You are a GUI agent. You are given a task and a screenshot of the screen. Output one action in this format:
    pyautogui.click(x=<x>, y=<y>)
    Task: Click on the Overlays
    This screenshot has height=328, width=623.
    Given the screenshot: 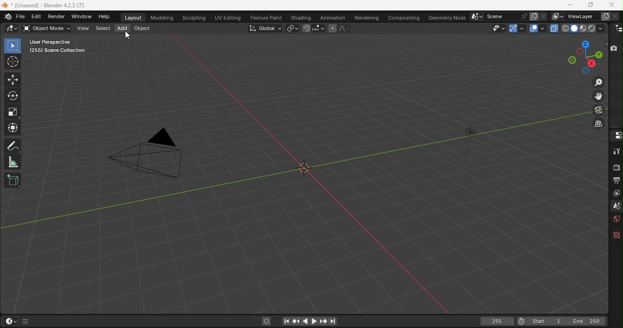 What is the action you would take?
    pyautogui.click(x=542, y=28)
    